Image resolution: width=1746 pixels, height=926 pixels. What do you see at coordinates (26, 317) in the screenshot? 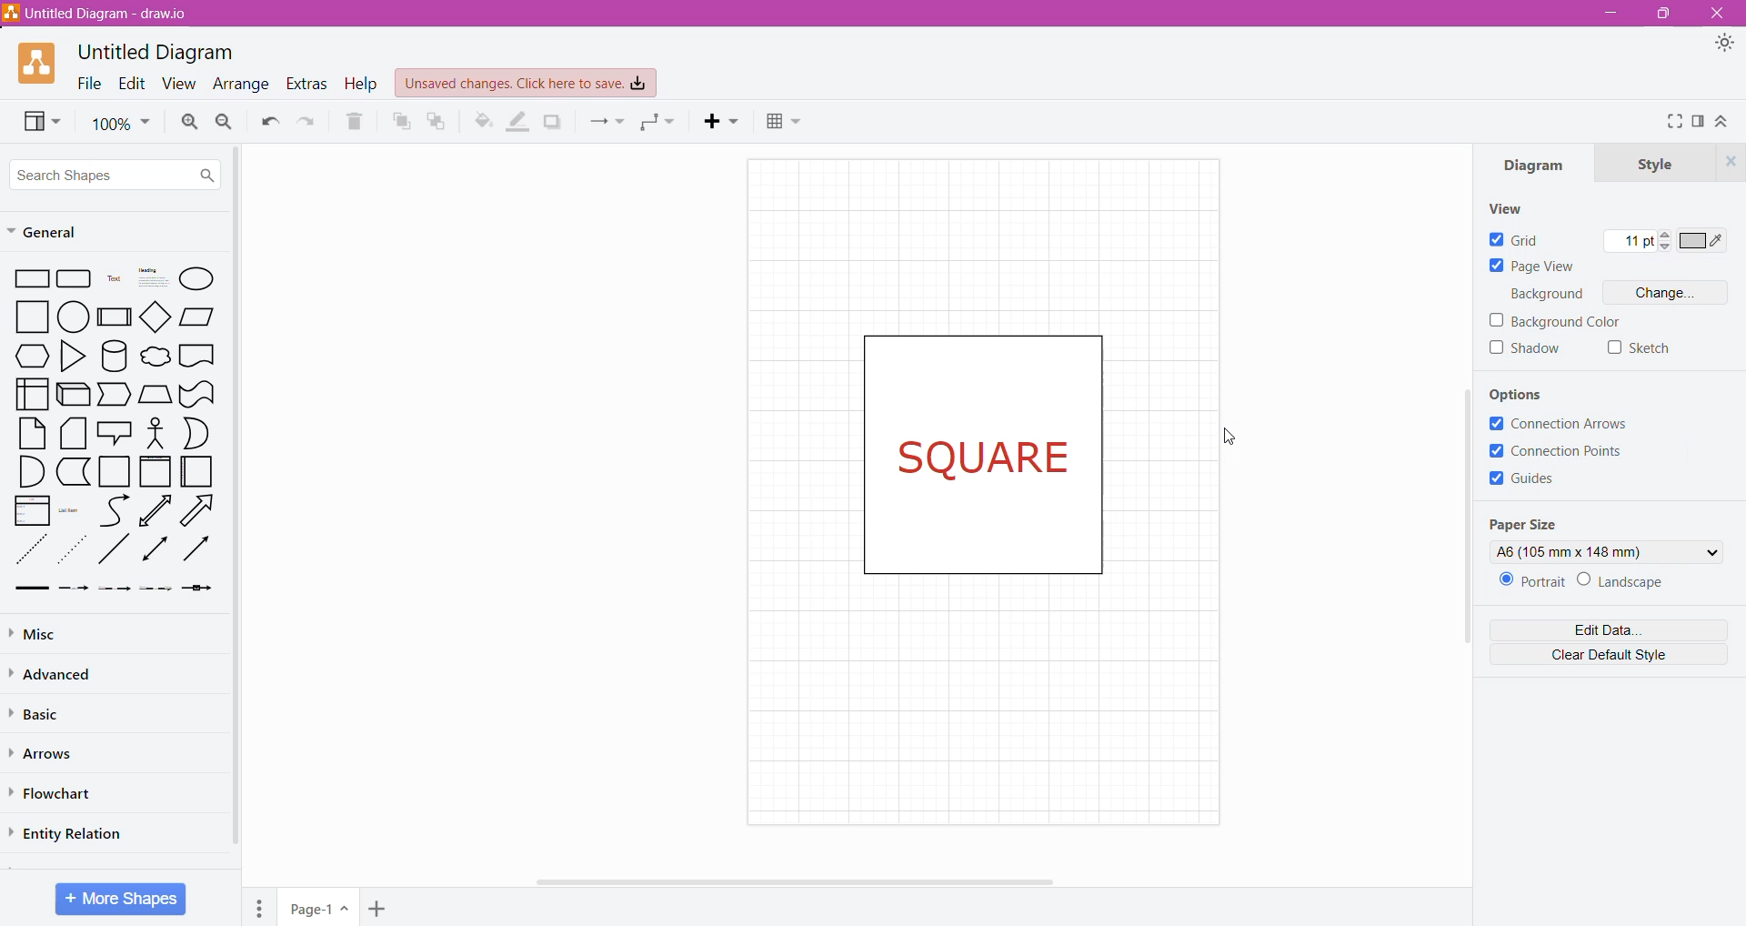
I see `square` at bounding box center [26, 317].